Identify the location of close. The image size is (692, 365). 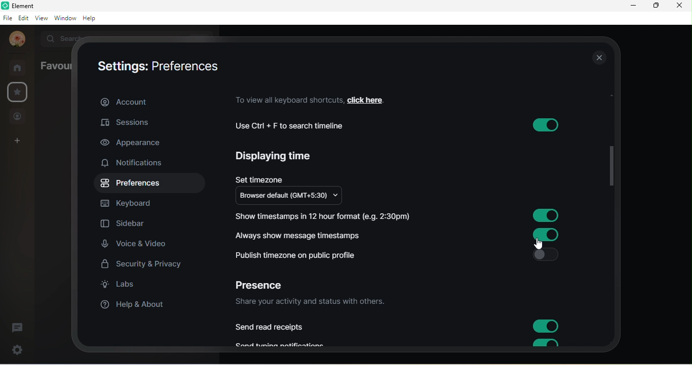
(682, 7).